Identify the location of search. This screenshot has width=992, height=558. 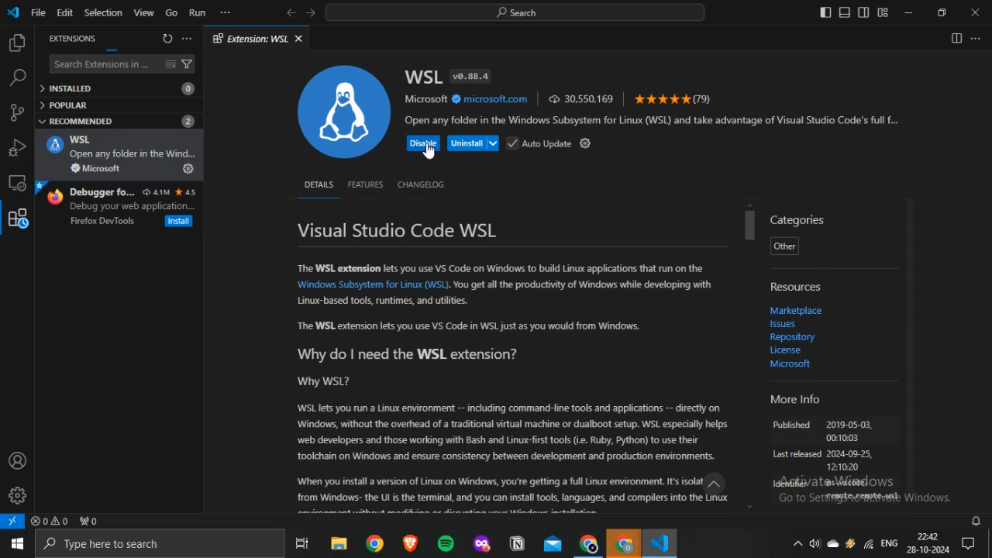
(17, 78).